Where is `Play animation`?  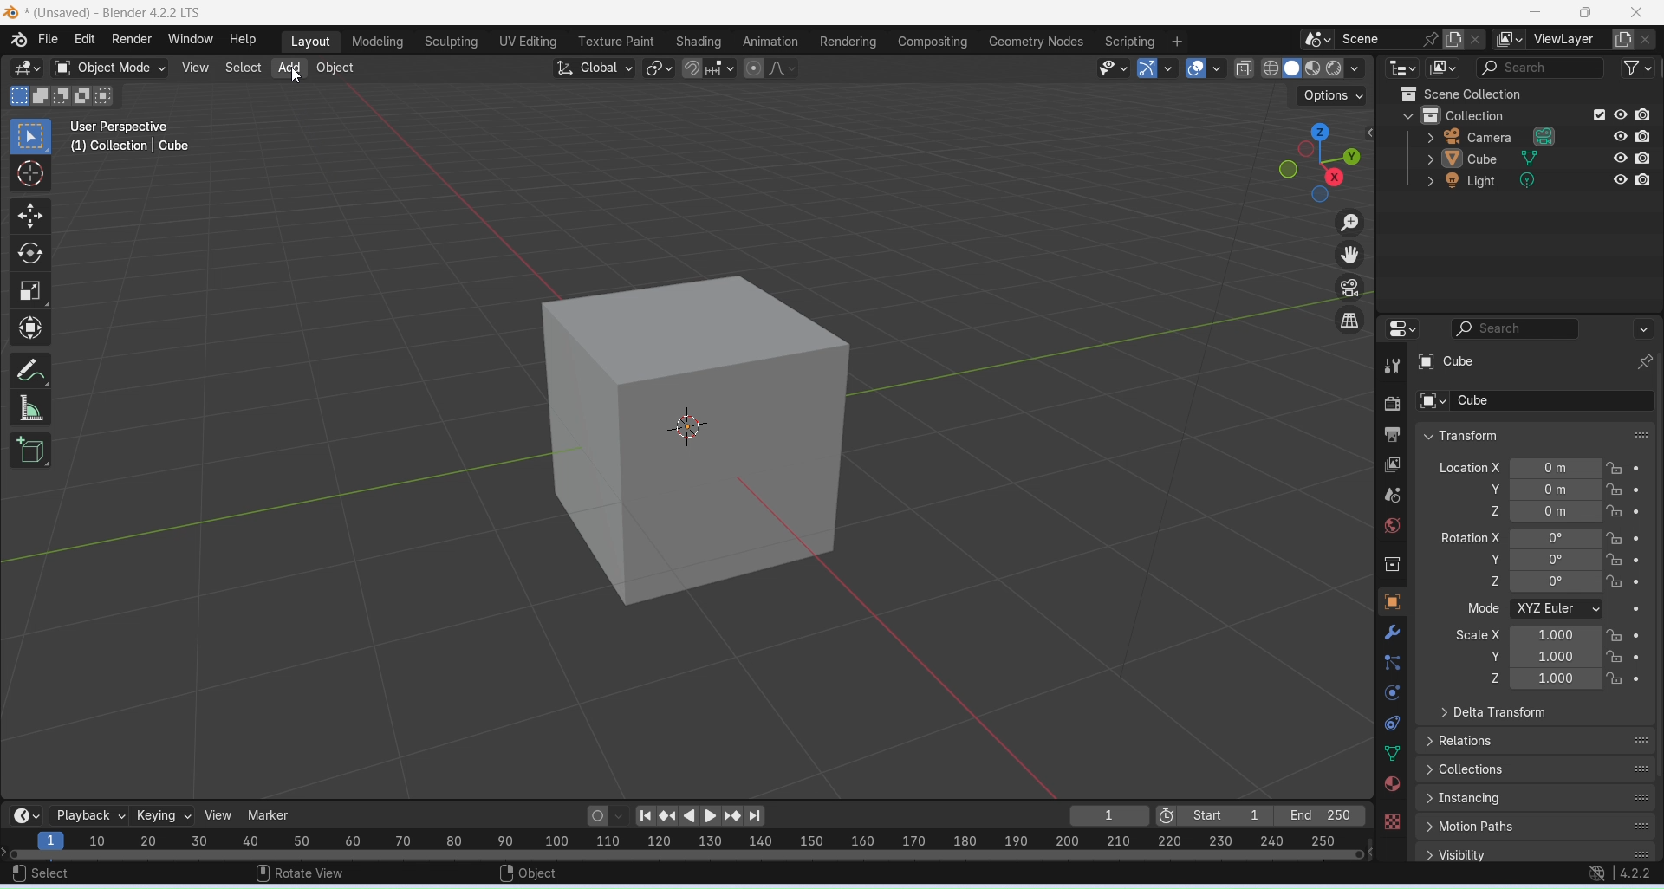 Play animation is located at coordinates (710, 817).